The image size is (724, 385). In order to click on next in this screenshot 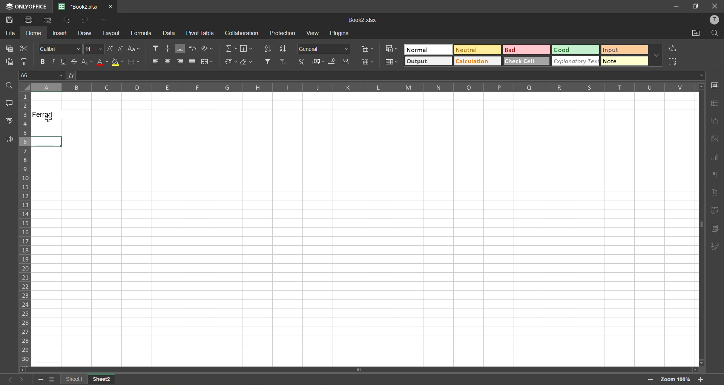, I will do `click(21, 380)`.